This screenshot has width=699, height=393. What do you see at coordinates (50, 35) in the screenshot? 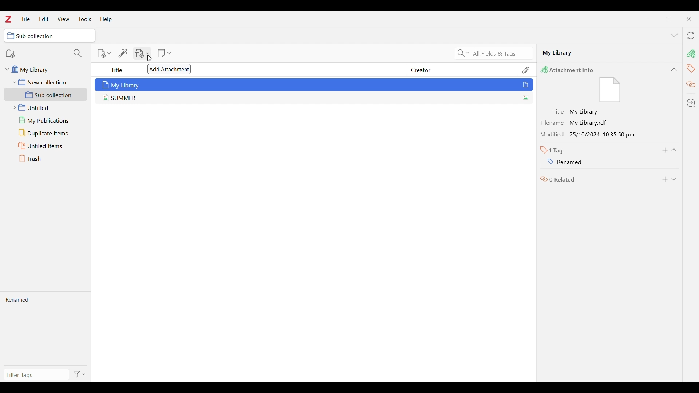
I see `Current folder` at bounding box center [50, 35].